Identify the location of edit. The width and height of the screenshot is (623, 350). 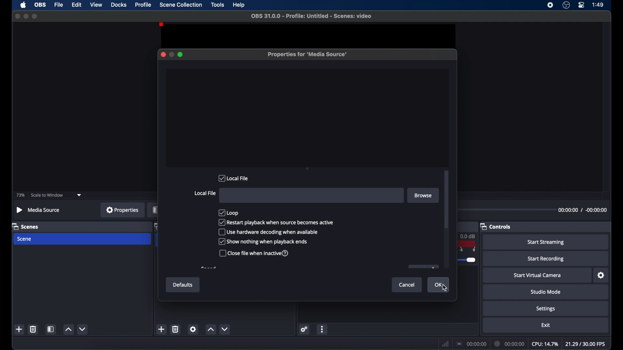
(76, 5).